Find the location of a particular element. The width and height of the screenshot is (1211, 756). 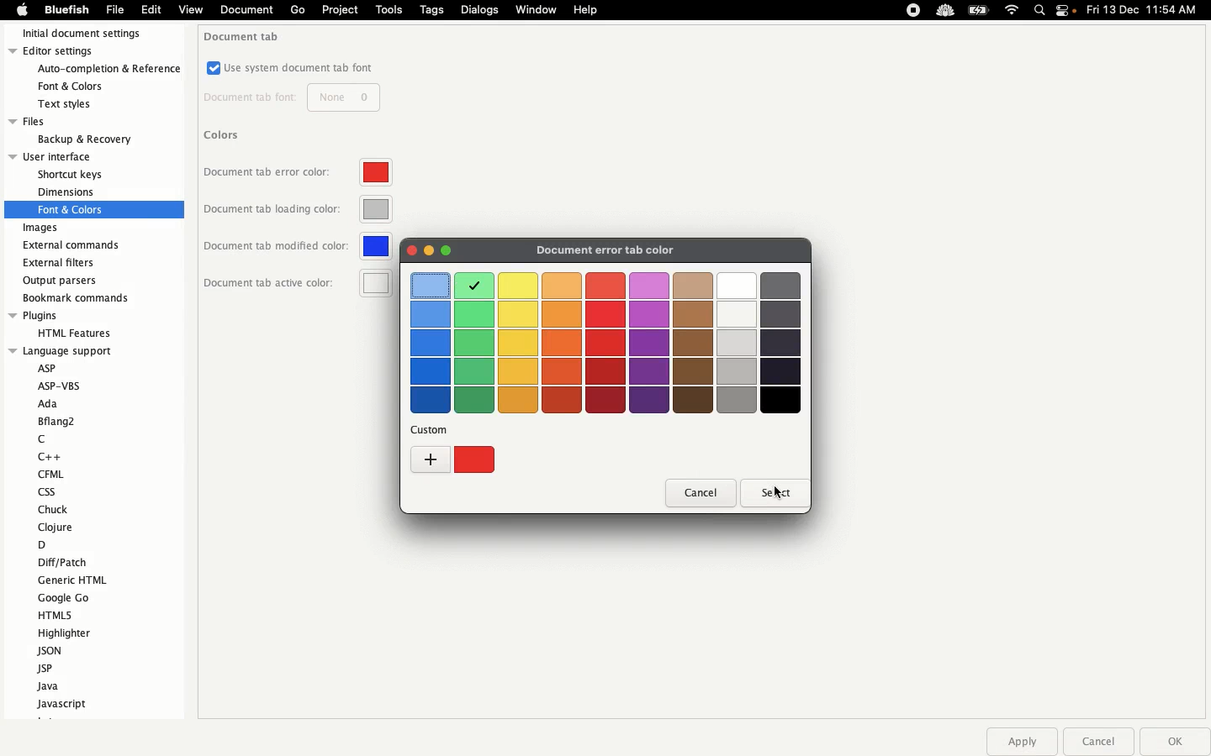

Images is located at coordinates (42, 228).